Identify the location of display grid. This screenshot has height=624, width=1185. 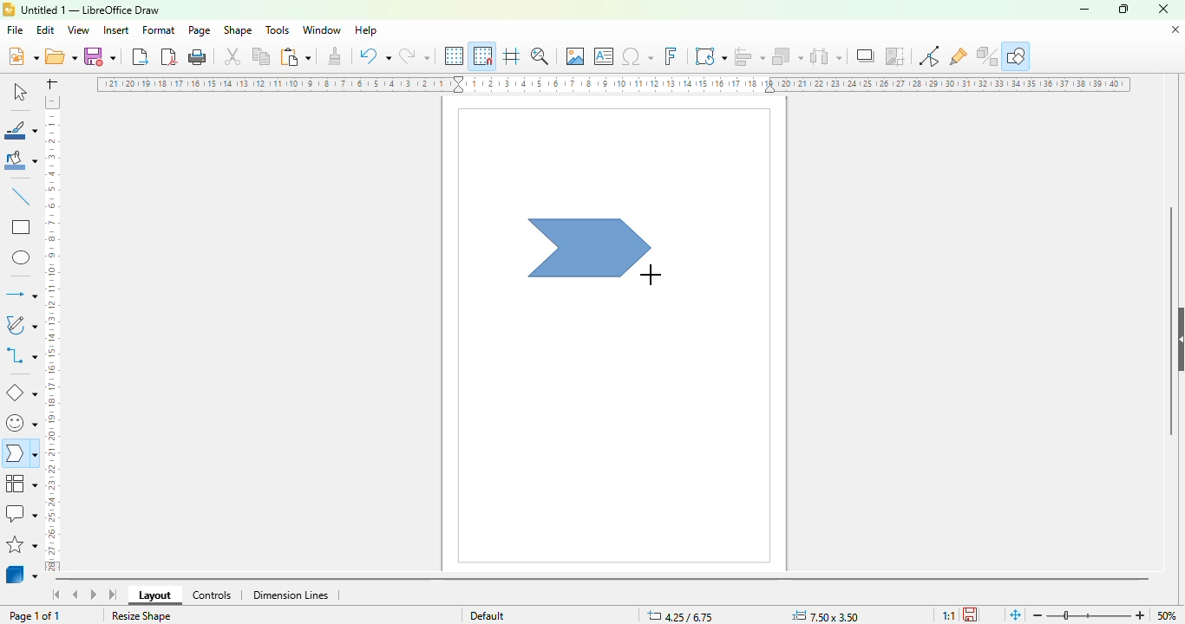
(455, 56).